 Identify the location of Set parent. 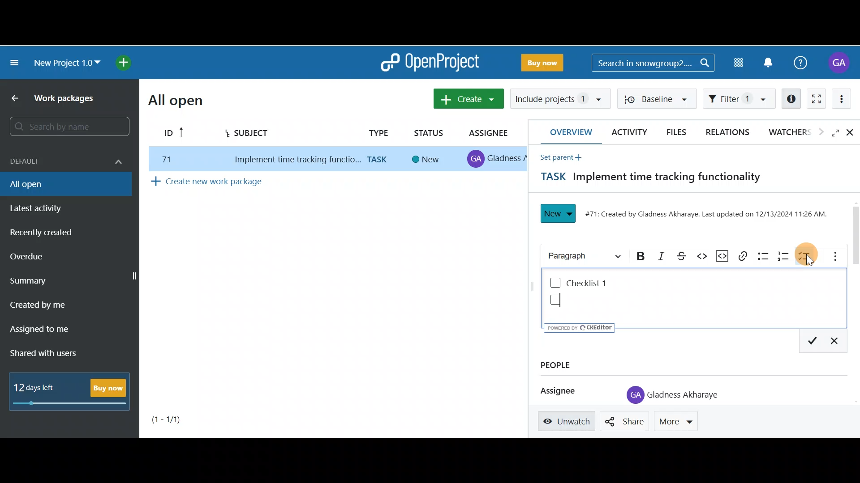
(558, 157).